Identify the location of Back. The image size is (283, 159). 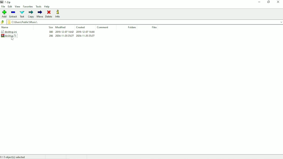
(3, 22).